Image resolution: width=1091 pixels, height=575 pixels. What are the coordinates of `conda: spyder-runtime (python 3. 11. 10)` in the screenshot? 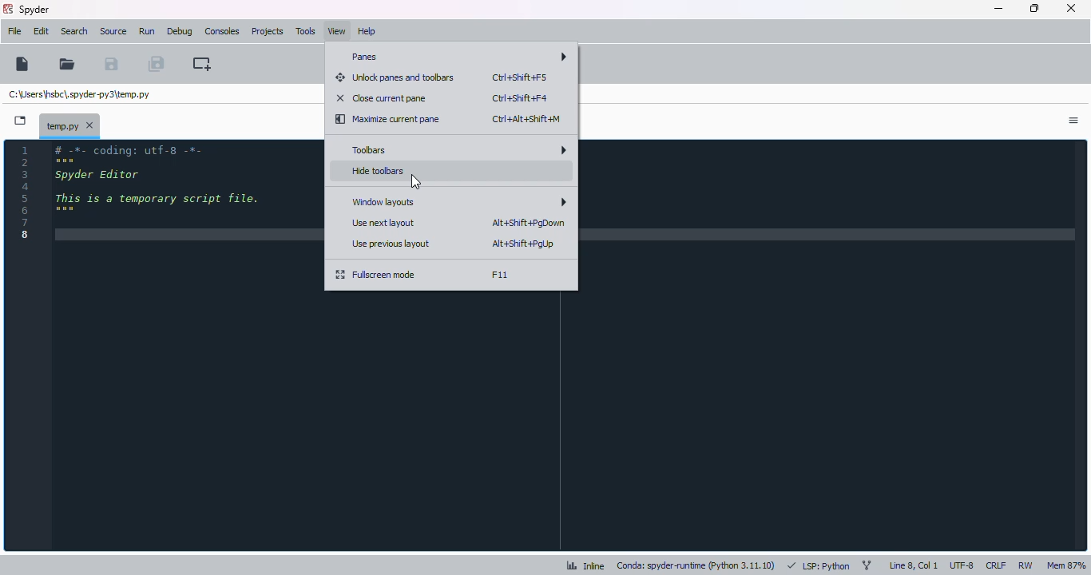 It's located at (696, 566).